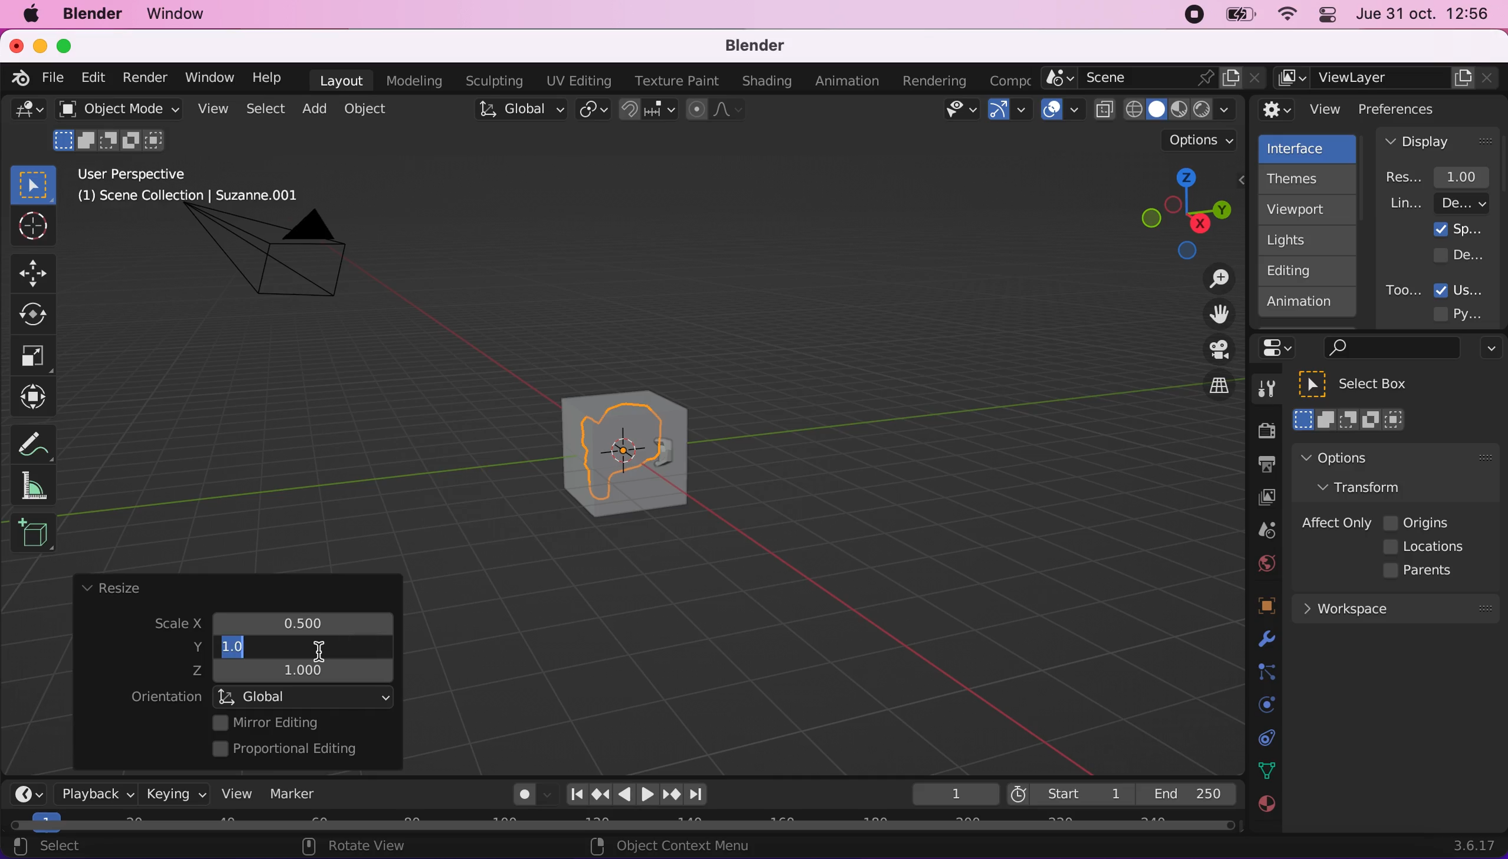  Describe the element at coordinates (1418, 521) in the screenshot. I see `origins` at that location.